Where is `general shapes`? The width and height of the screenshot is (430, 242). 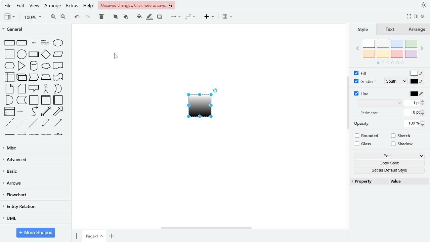
general shapes is located at coordinates (9, 65).